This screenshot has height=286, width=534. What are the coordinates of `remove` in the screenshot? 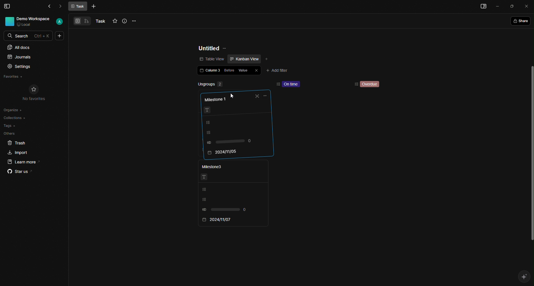 It's located at (264, 84).